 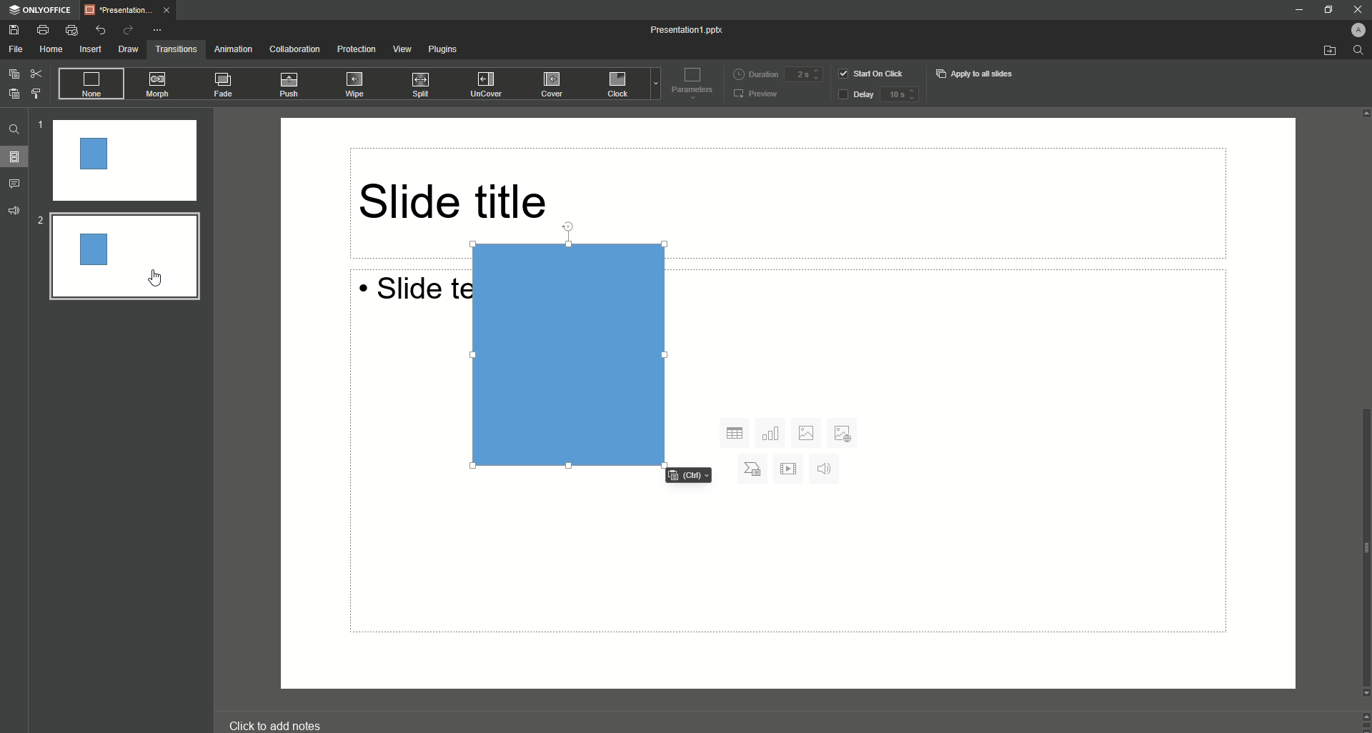 What do you see at coordinates (732, 432) in the screenshot?
I see `Grid` at bounding box center [732, 432].